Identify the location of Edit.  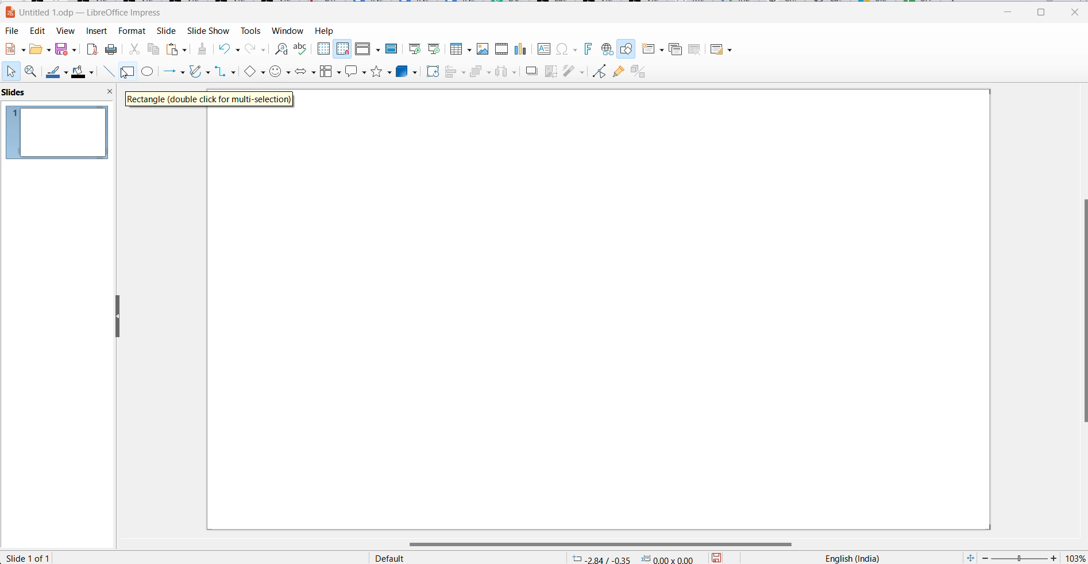
(39, 30).